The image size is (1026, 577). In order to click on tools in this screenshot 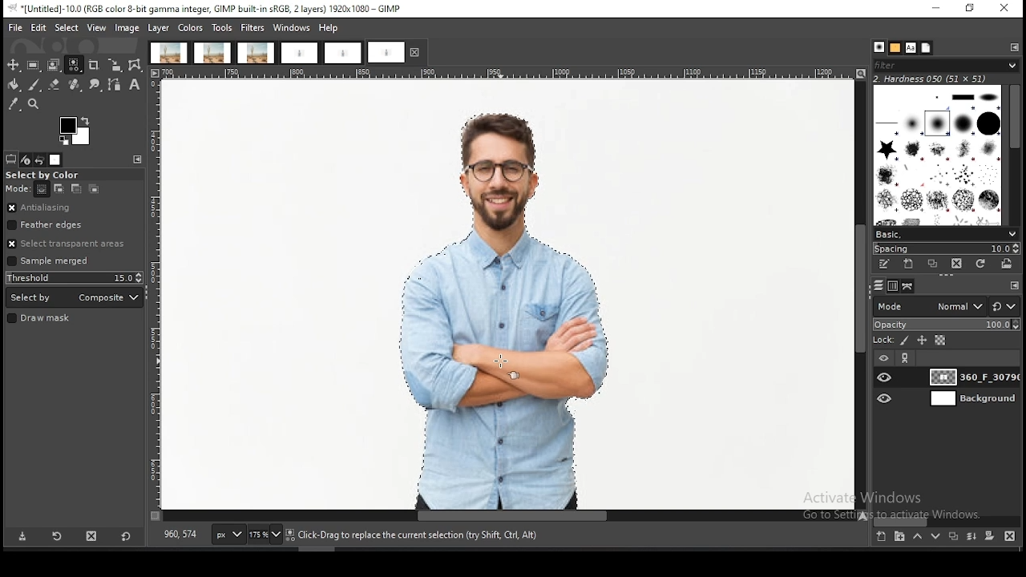, I will do `click(222, 29)`.